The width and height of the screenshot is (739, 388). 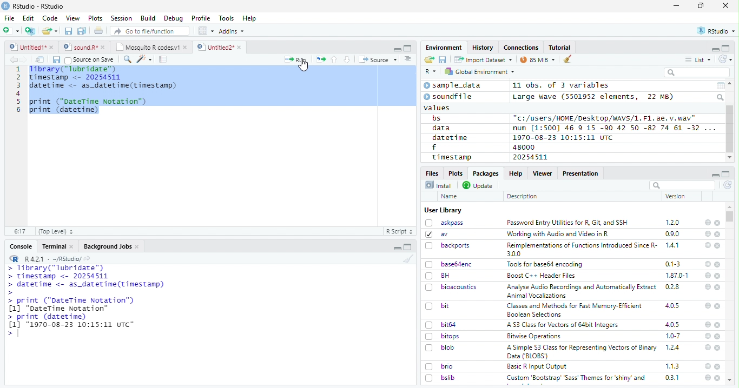 I want to click on Edit, so click(x=28, y=18).